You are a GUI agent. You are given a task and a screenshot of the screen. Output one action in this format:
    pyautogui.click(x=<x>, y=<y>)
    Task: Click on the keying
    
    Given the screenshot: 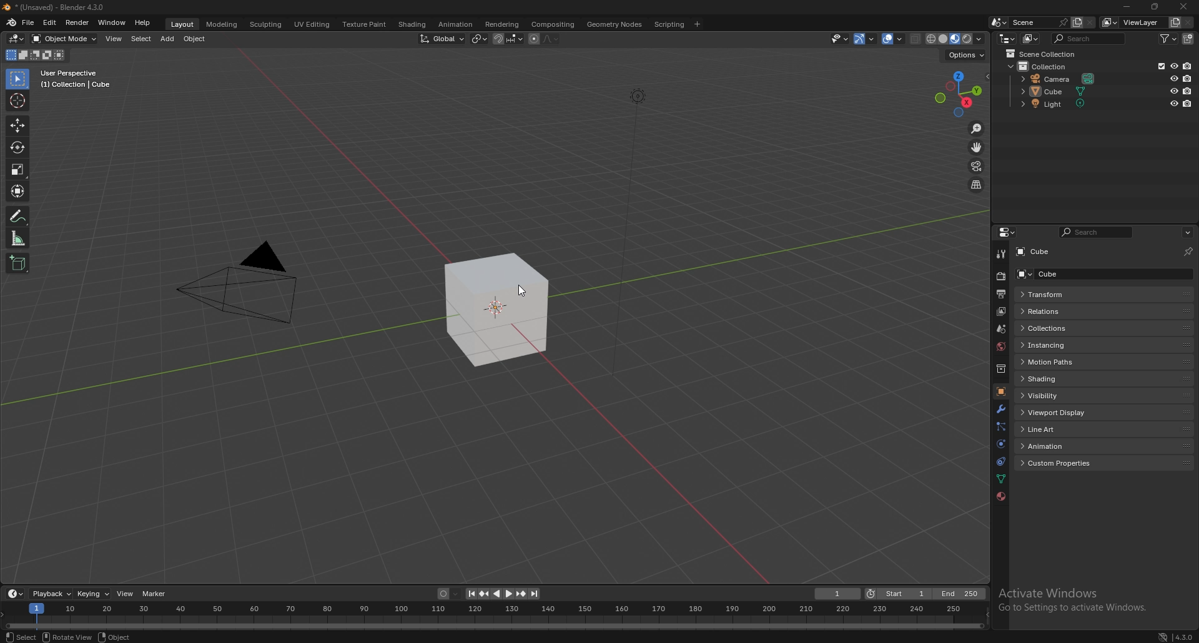 What is the action you would take?
    pyautogui.click(x=92, y=594)
    